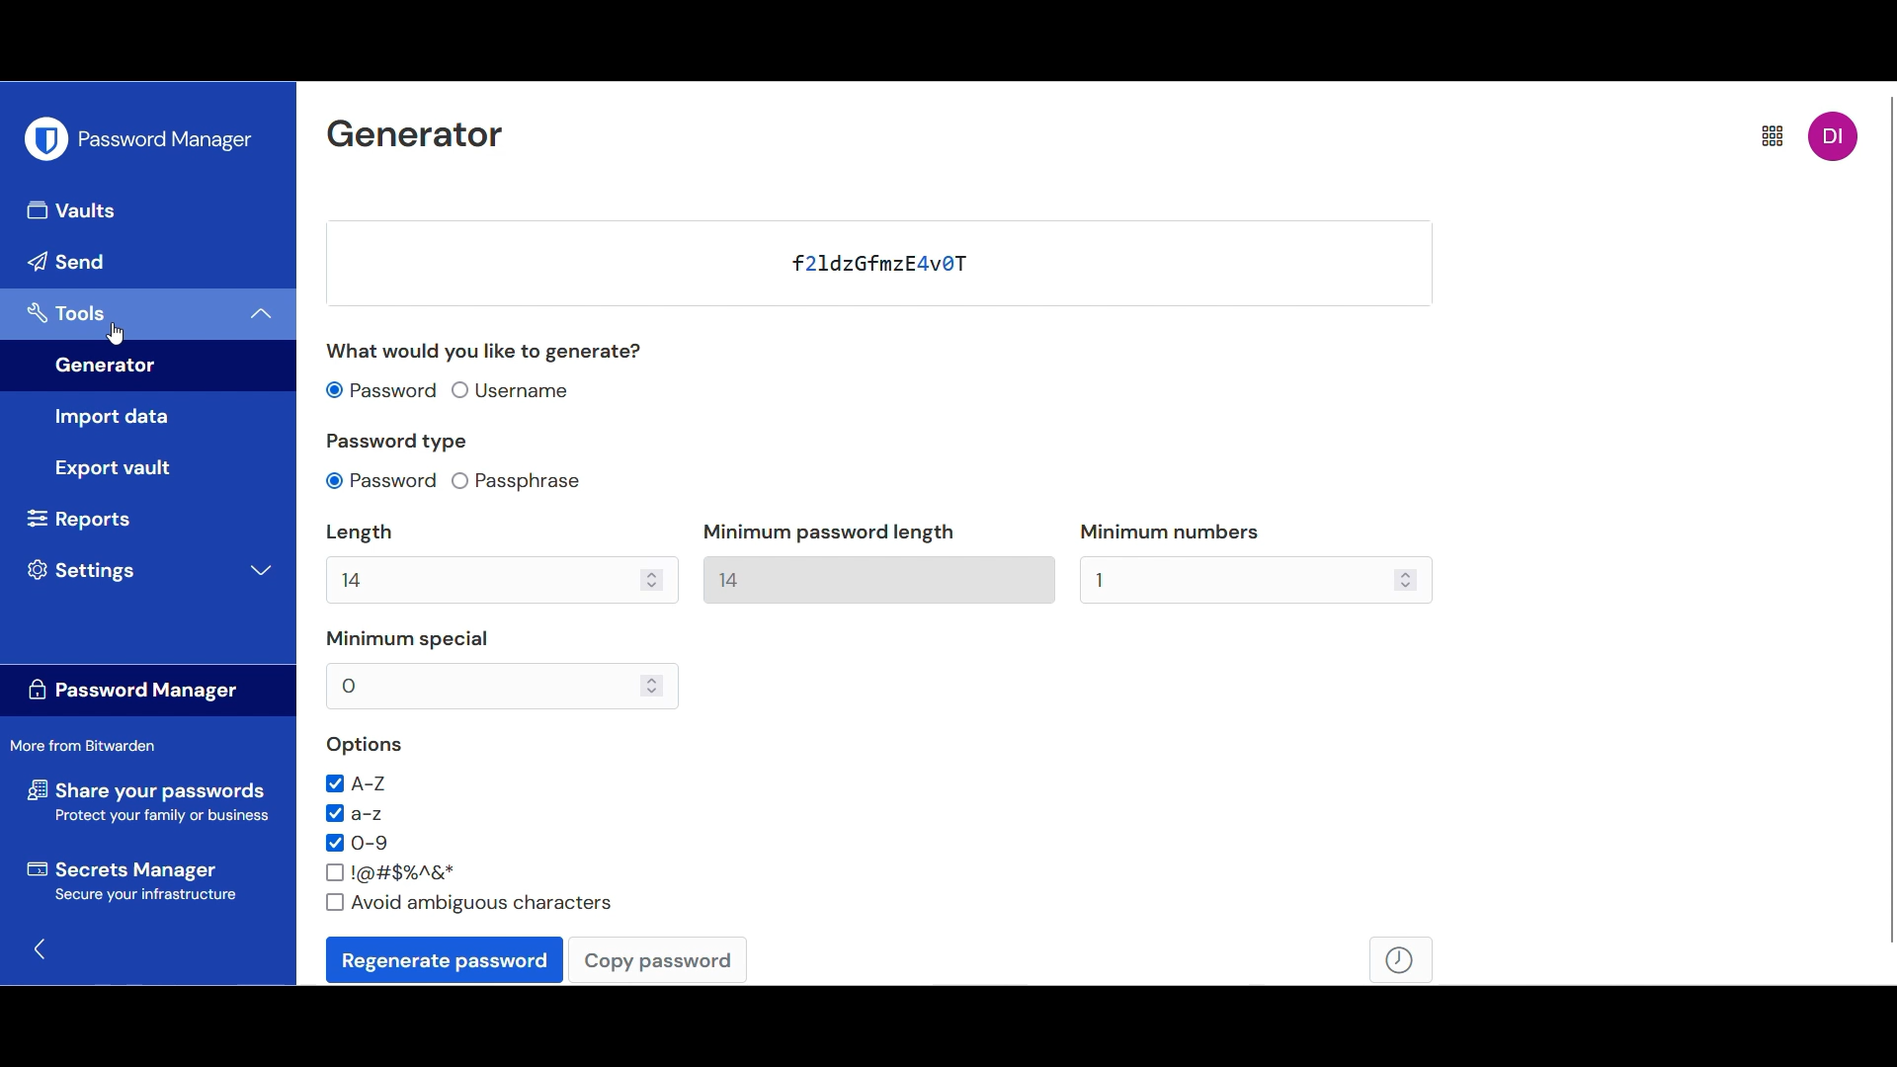  Describe the element at coordinates (468, 533) in the screenshot. I see `Indicates length settings` at that location.